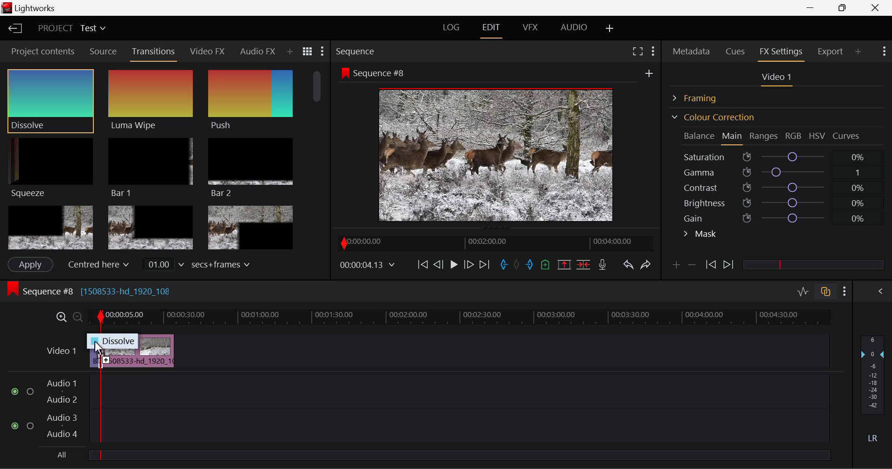  What do you see at coordinates (60, 350) in the screenshot?
I see `Video 1` at bounding box center [60, 350].